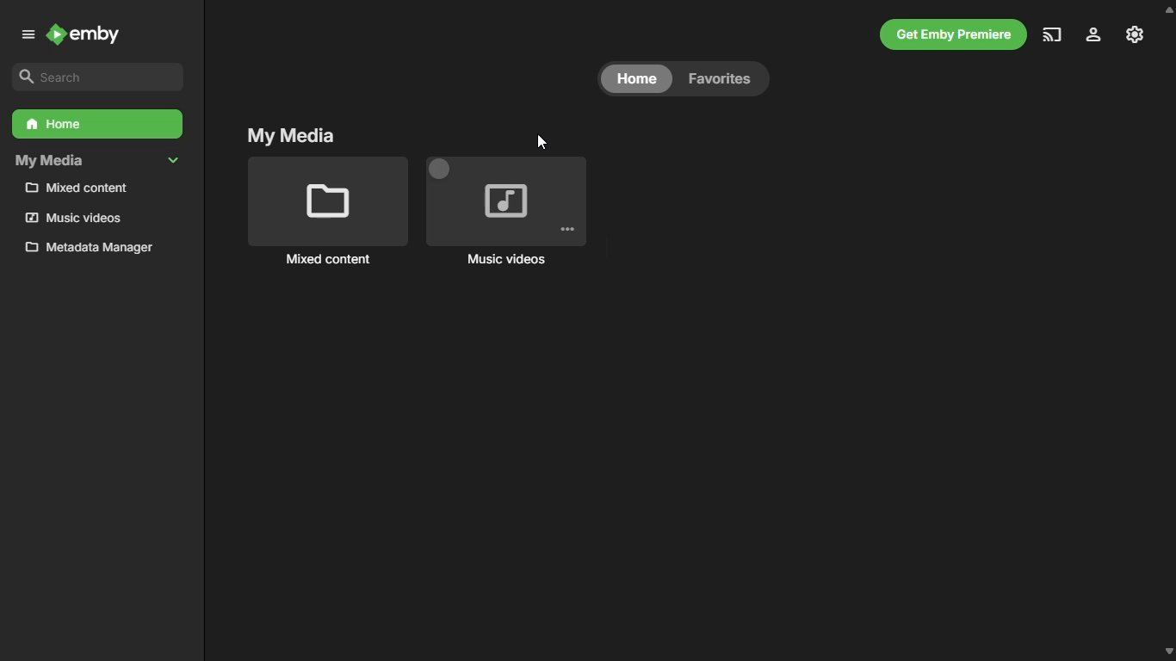 This screenshot has height=661, width=1176. What do you see at coordinates (72, 217) in the screenshot?
I see `music videos` at bounding box center [72, 217].